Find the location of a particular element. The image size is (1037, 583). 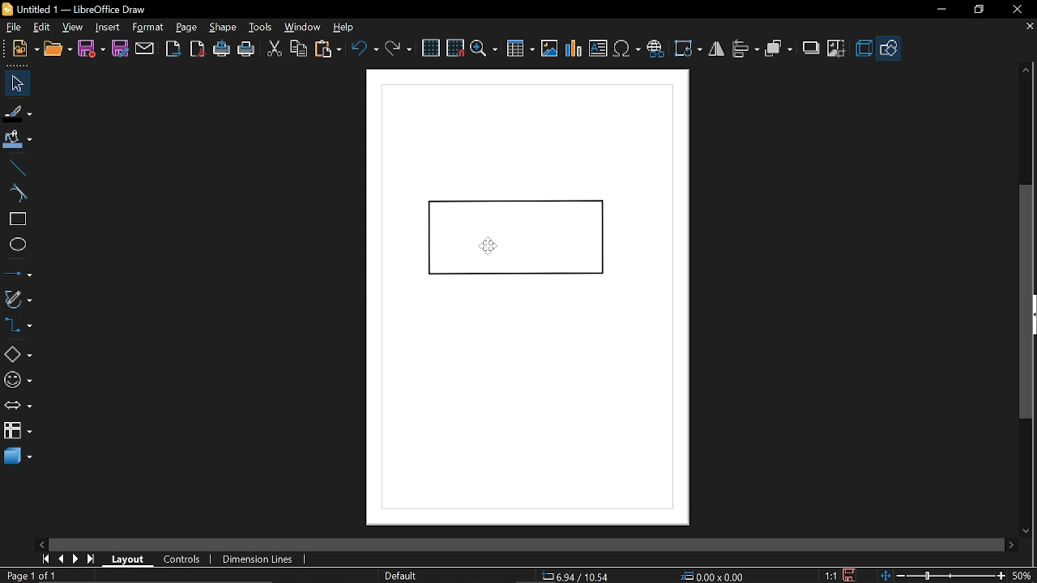

Move down is located at coordinates (1026, 528).